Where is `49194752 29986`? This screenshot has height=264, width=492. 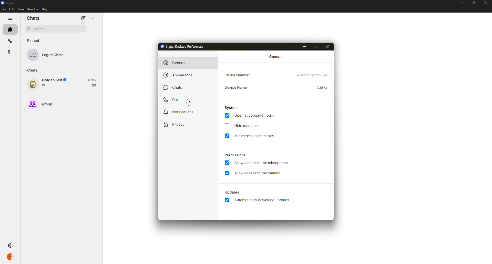 49194752 29986 is located at coordinates (313, 75).